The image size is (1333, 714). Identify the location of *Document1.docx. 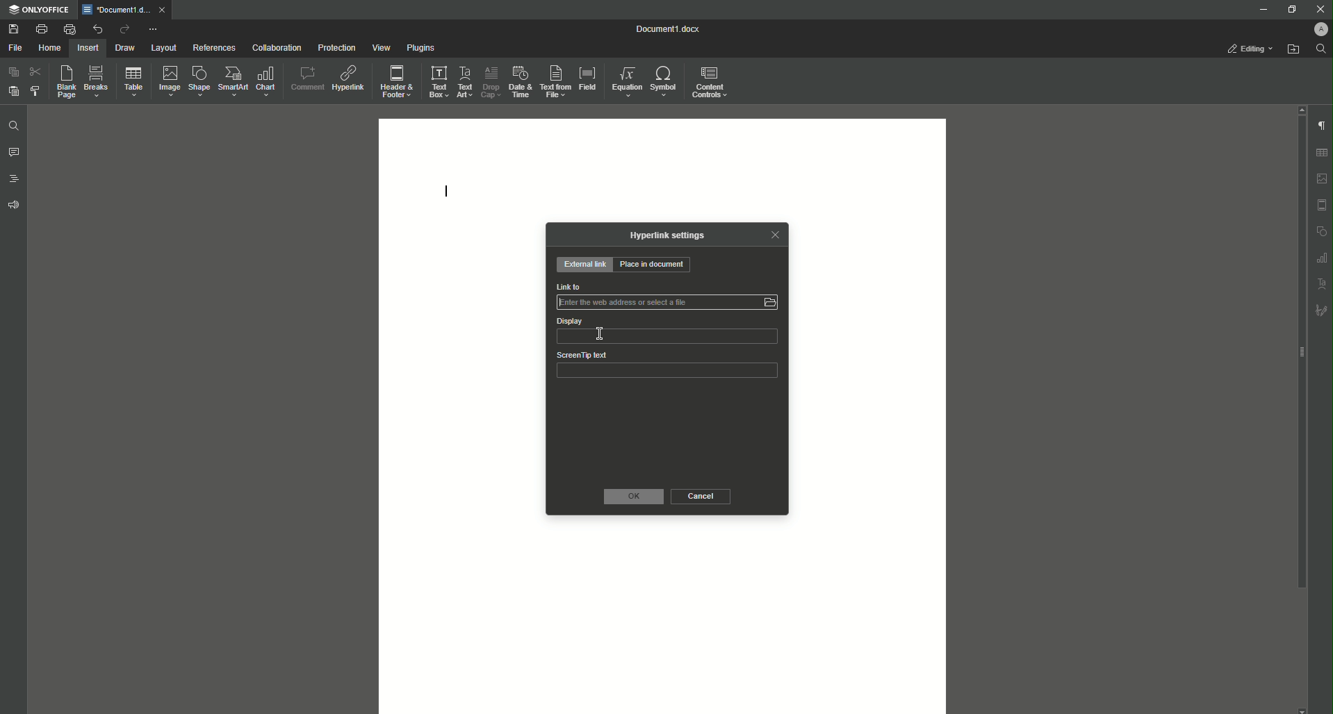
(115, 10).